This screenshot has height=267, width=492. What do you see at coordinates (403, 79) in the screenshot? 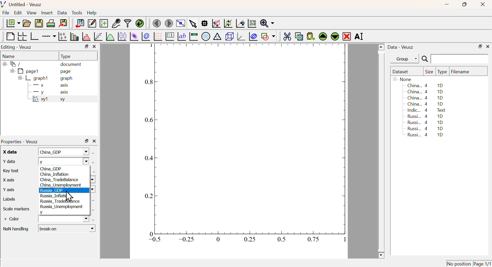
I see `None` at bounding box center [403, 79].